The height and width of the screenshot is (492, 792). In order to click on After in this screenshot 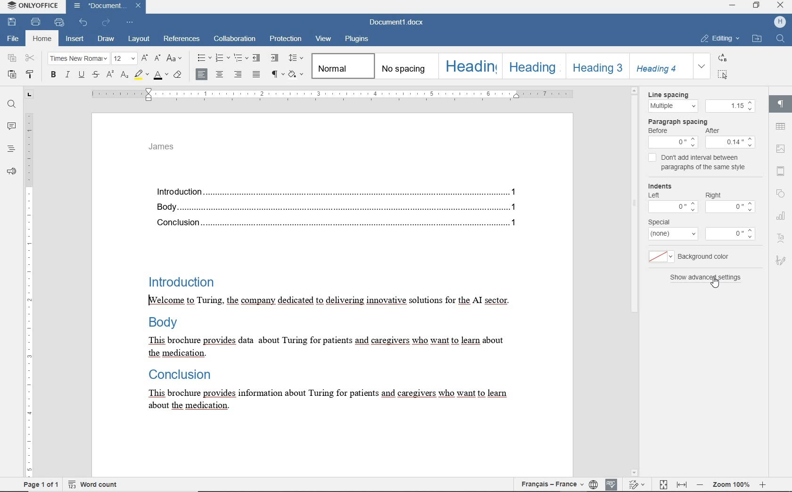, I will do `click(718, 131)`.